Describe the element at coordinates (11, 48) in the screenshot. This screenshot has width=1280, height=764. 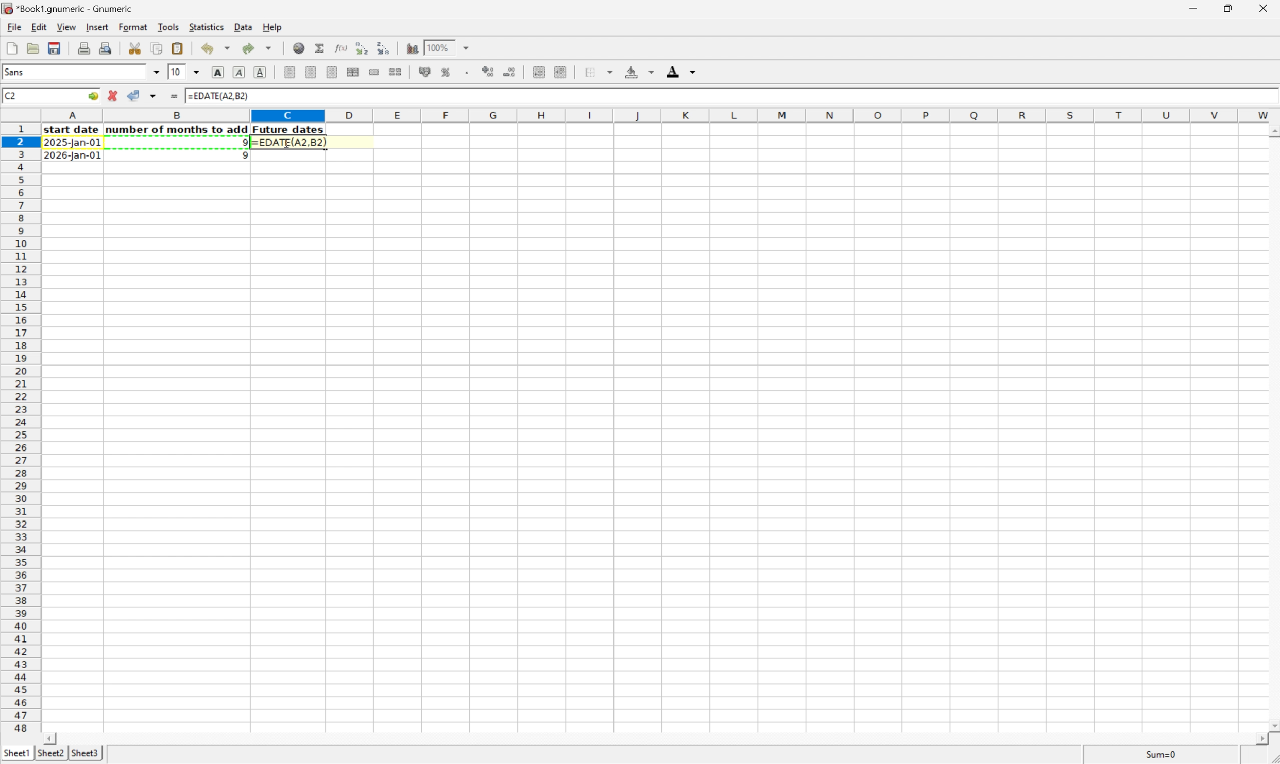
I see `Create new workbook` at that location.